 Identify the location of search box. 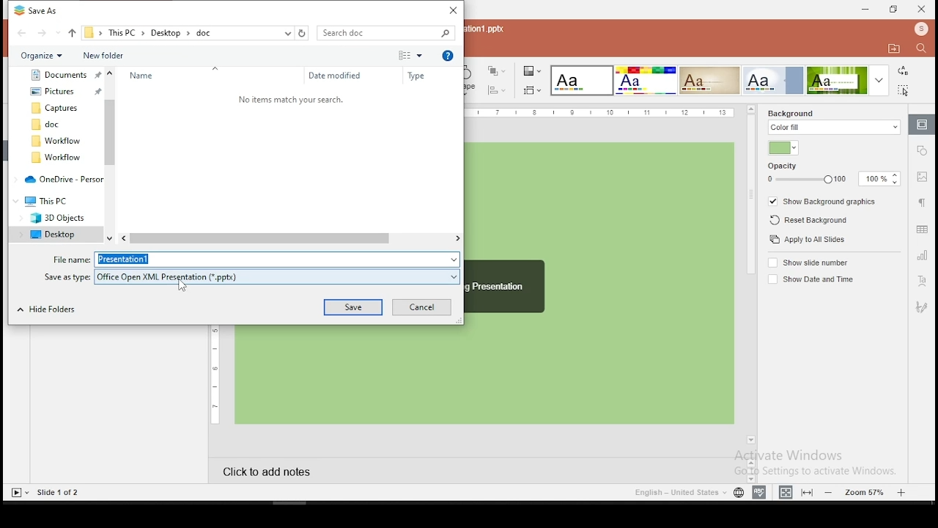
(387, 33).